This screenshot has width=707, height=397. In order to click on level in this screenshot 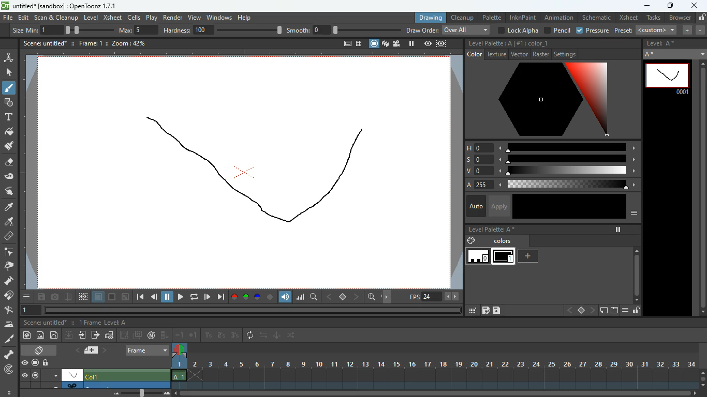, I will do `click(91, 18)`.